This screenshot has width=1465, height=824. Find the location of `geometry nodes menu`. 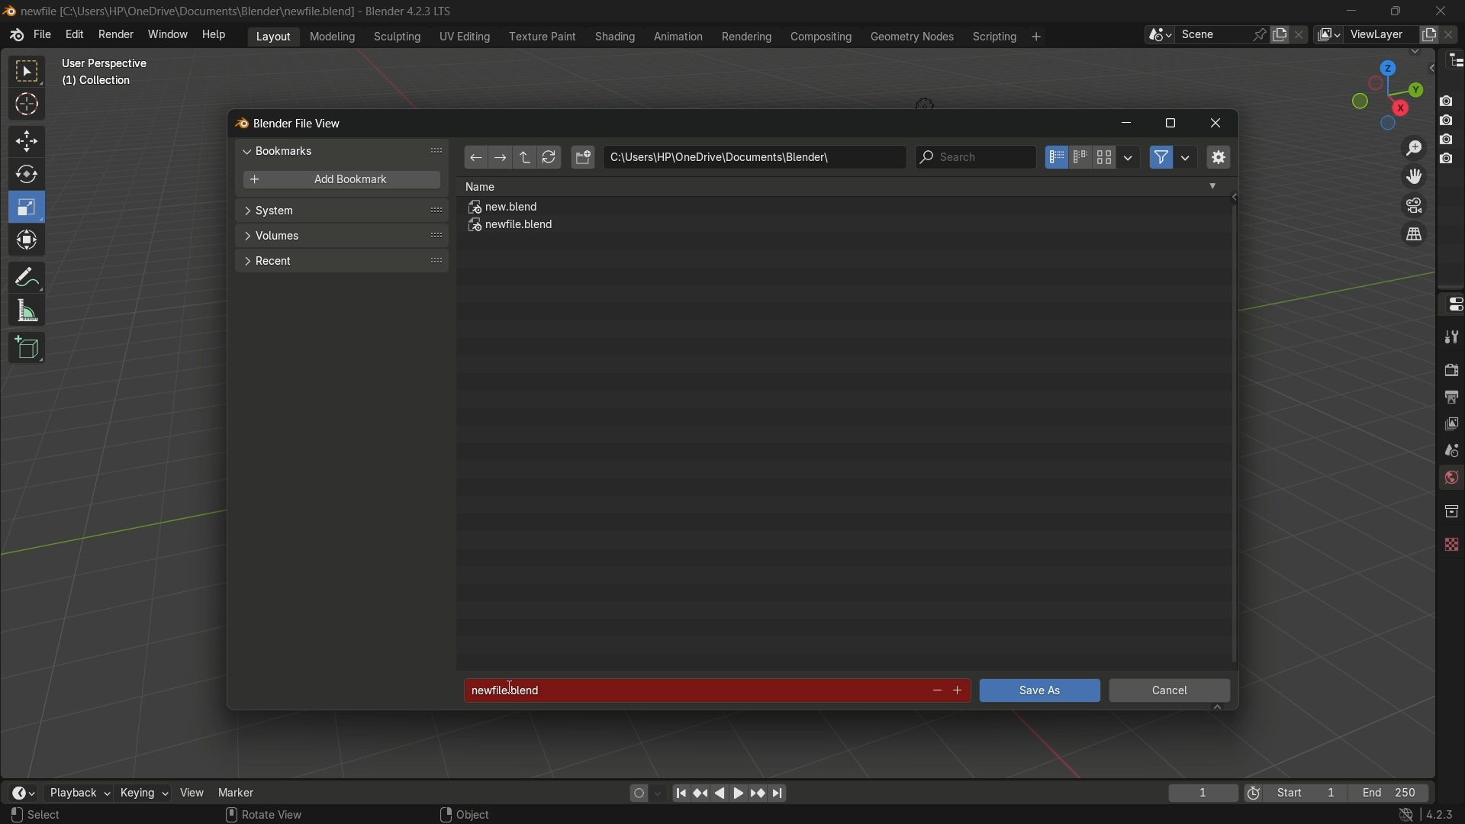

geometry nodes menu is located at coordinates (911, 37).